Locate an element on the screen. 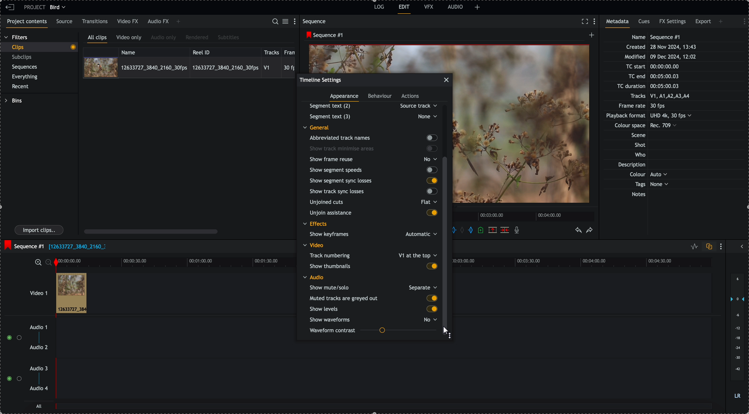 The image size is (749, 414). picture is located at coordinates (524, 127).